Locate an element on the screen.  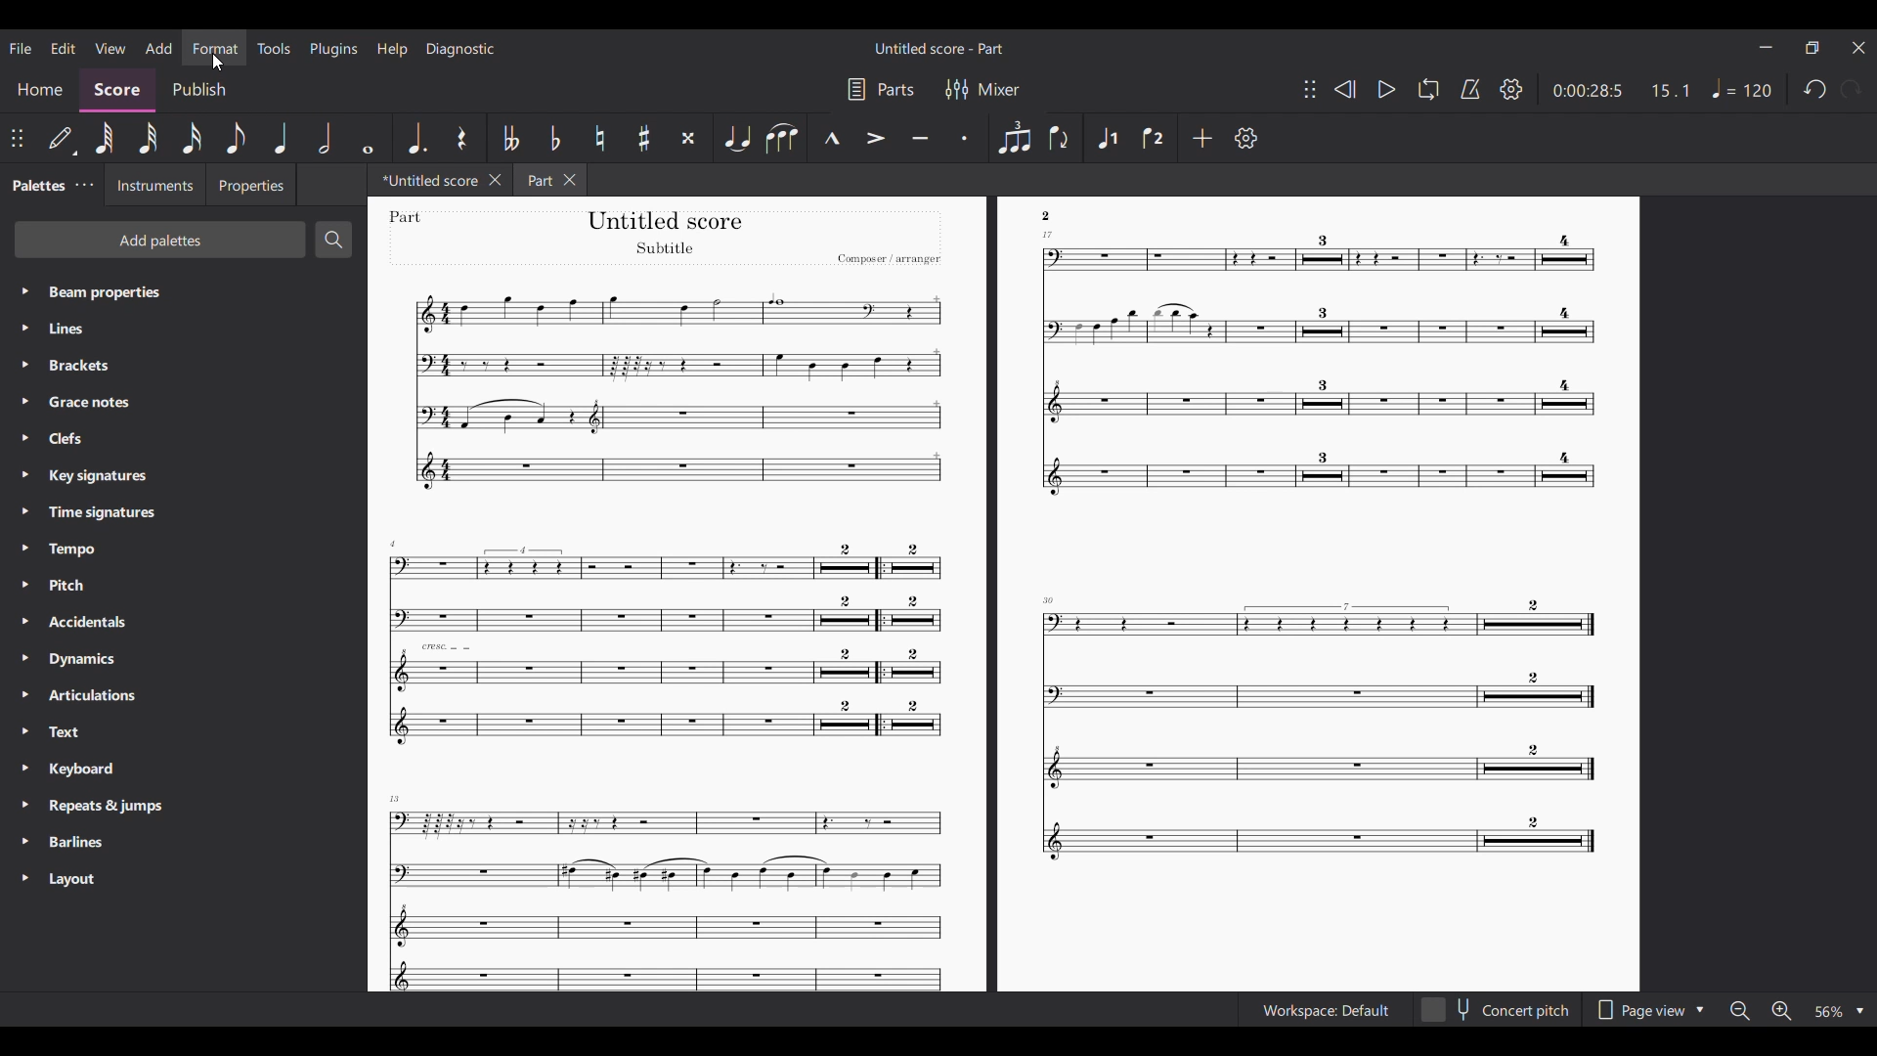
Accent is located at coordinates (874, 138).